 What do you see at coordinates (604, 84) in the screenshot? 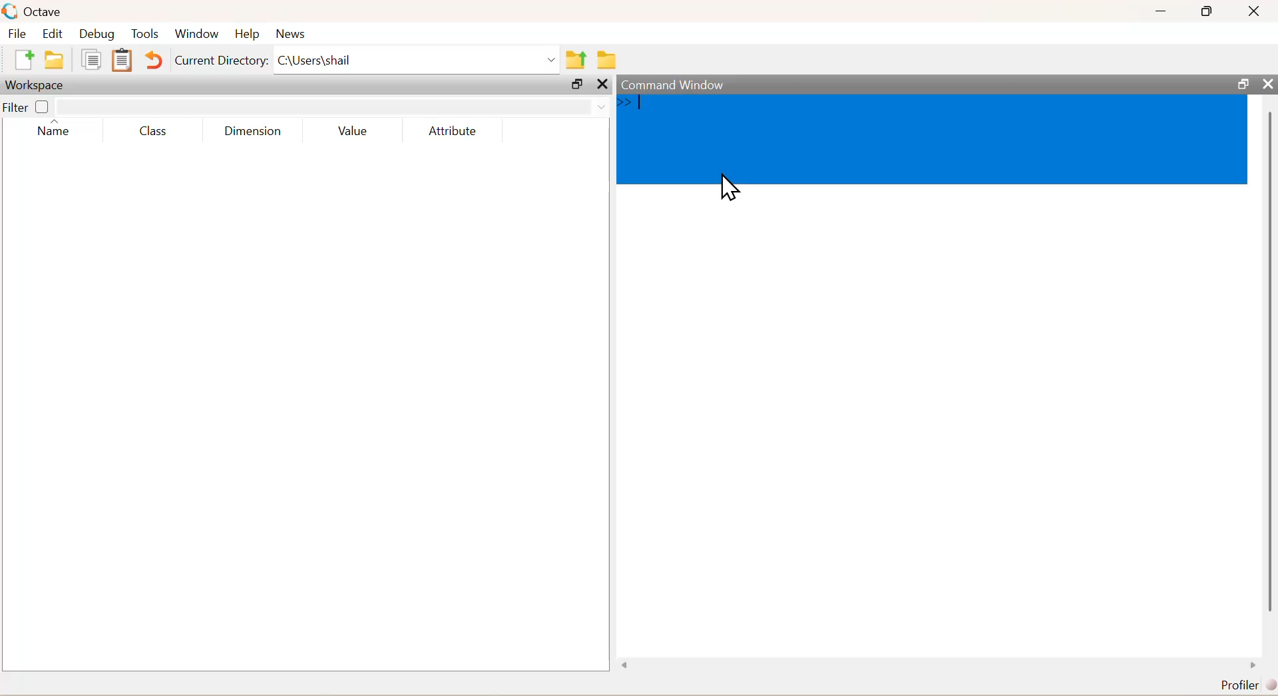
I see `close` at bounding box center [604, 84].